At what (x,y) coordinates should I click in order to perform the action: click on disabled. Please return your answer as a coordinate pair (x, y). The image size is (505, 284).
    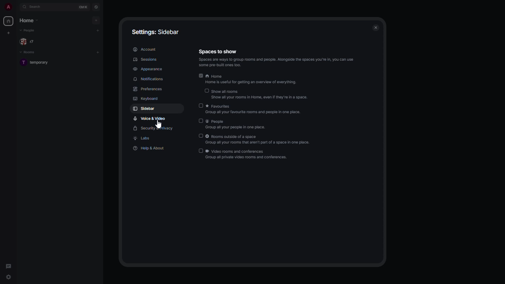
    Looking at the image, I should click on (207, 90).